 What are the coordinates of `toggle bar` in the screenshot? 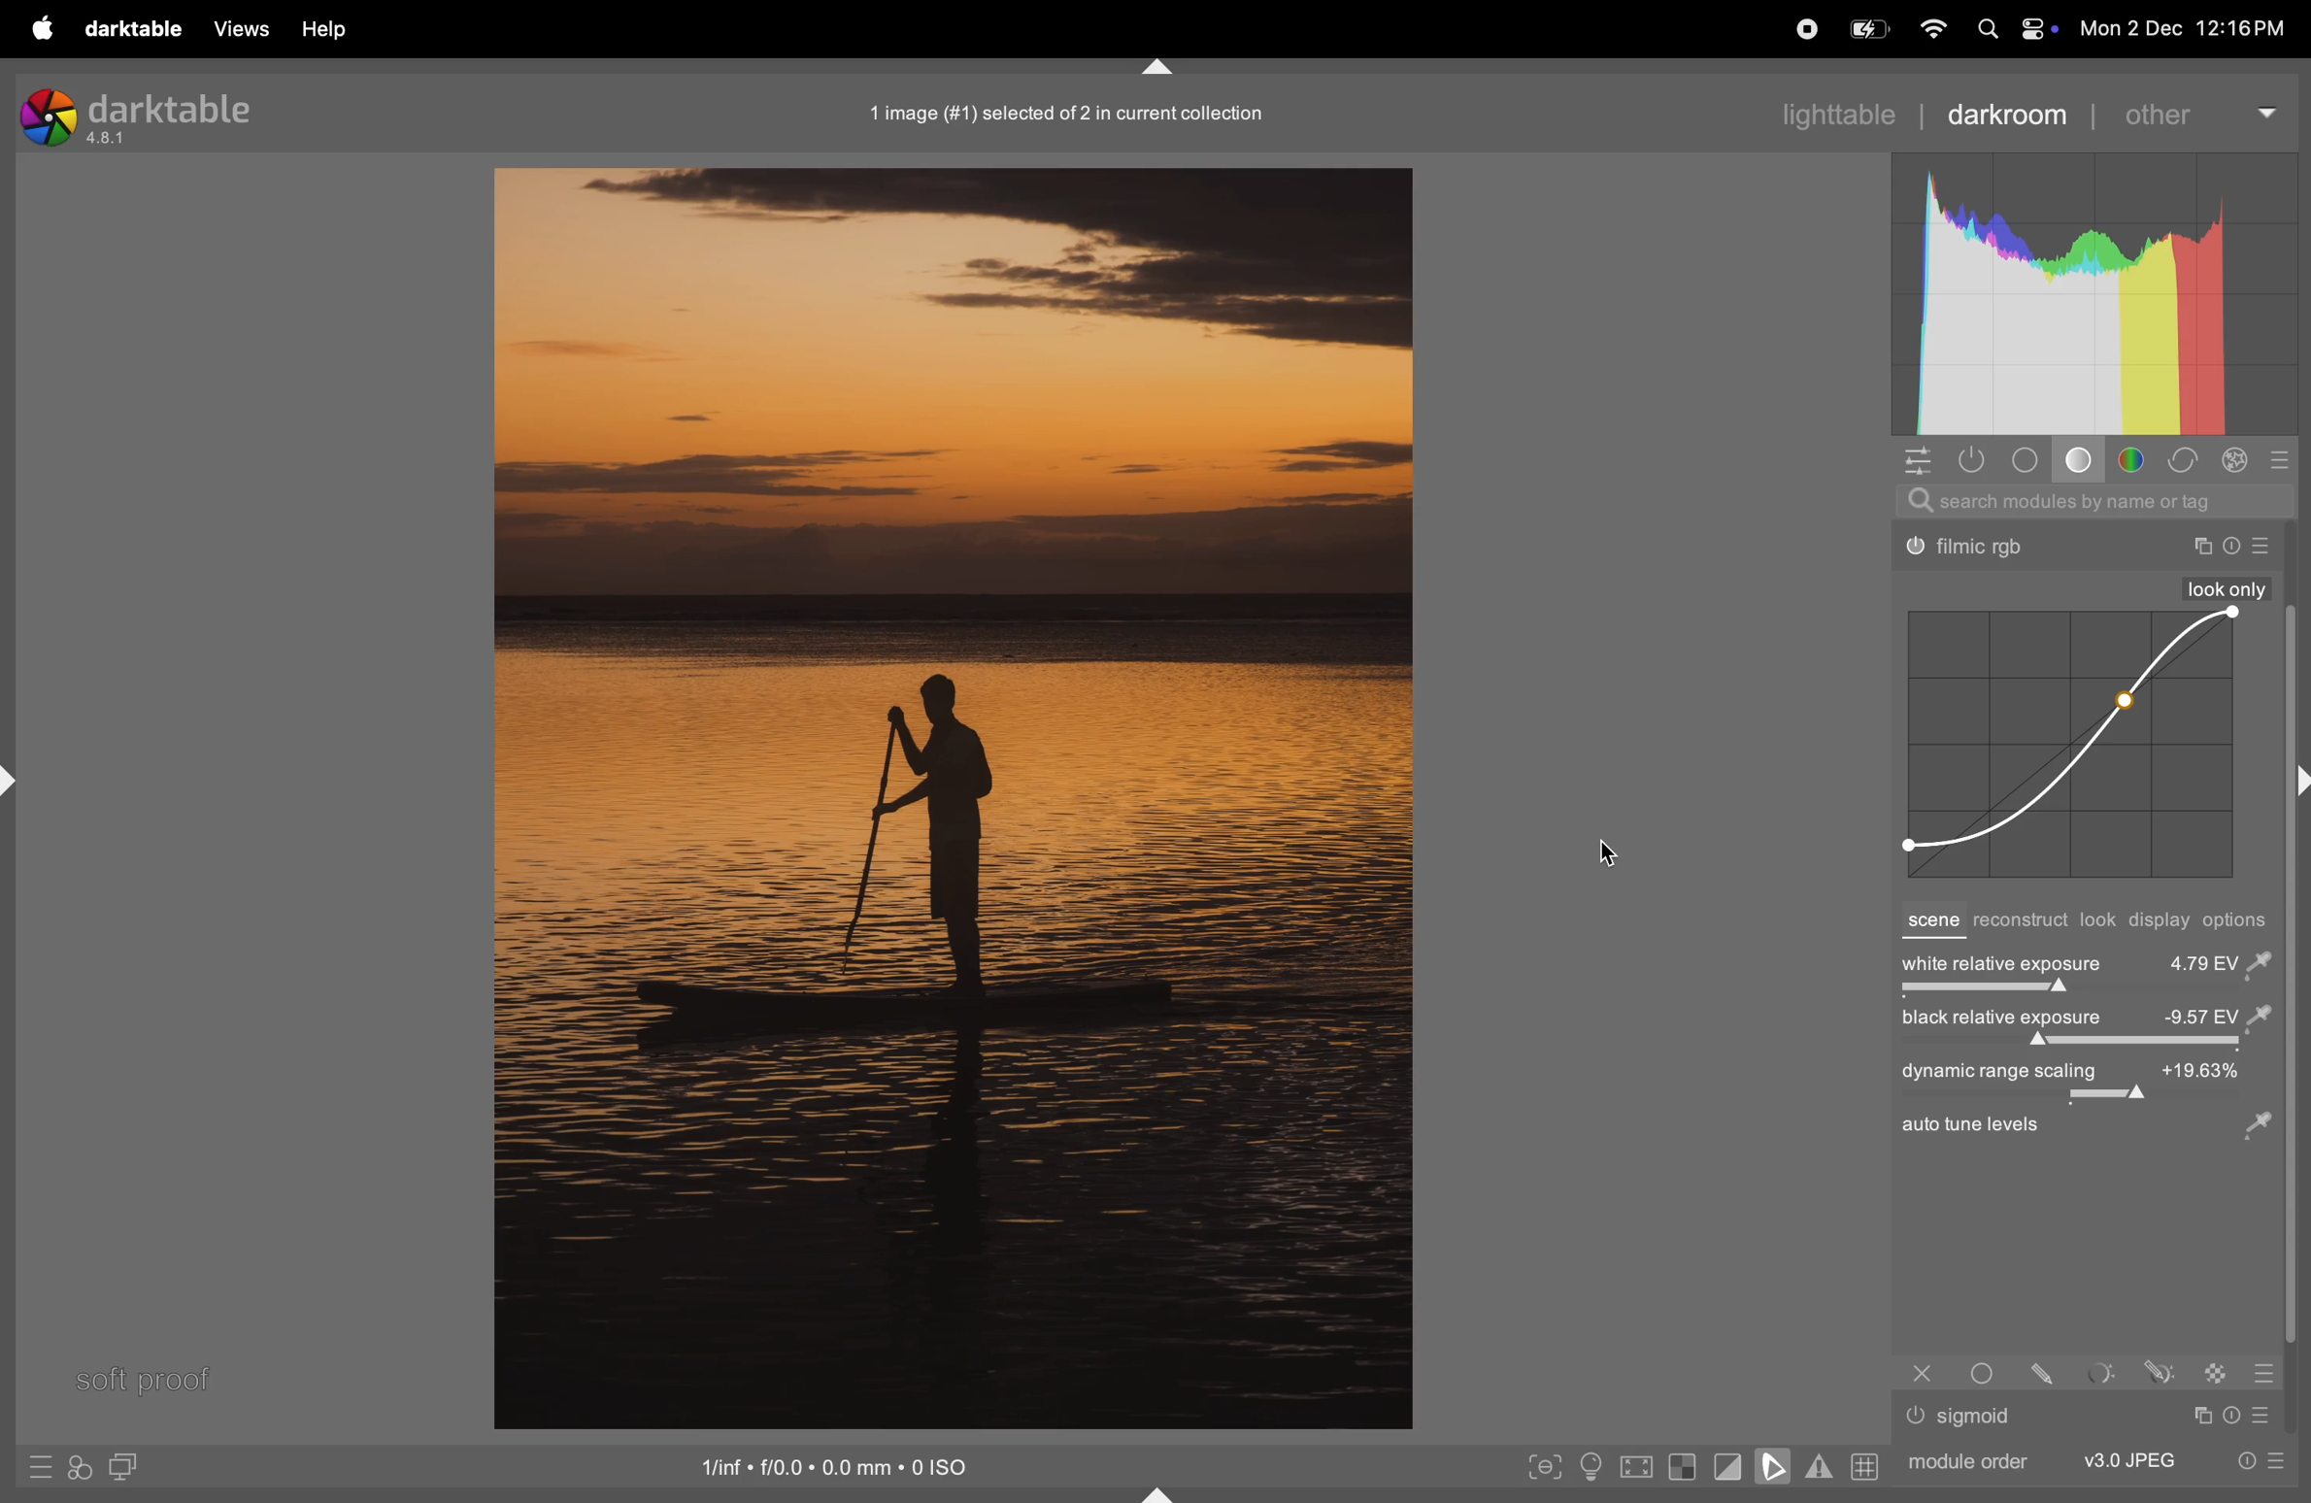 It's located at (2082, 992).